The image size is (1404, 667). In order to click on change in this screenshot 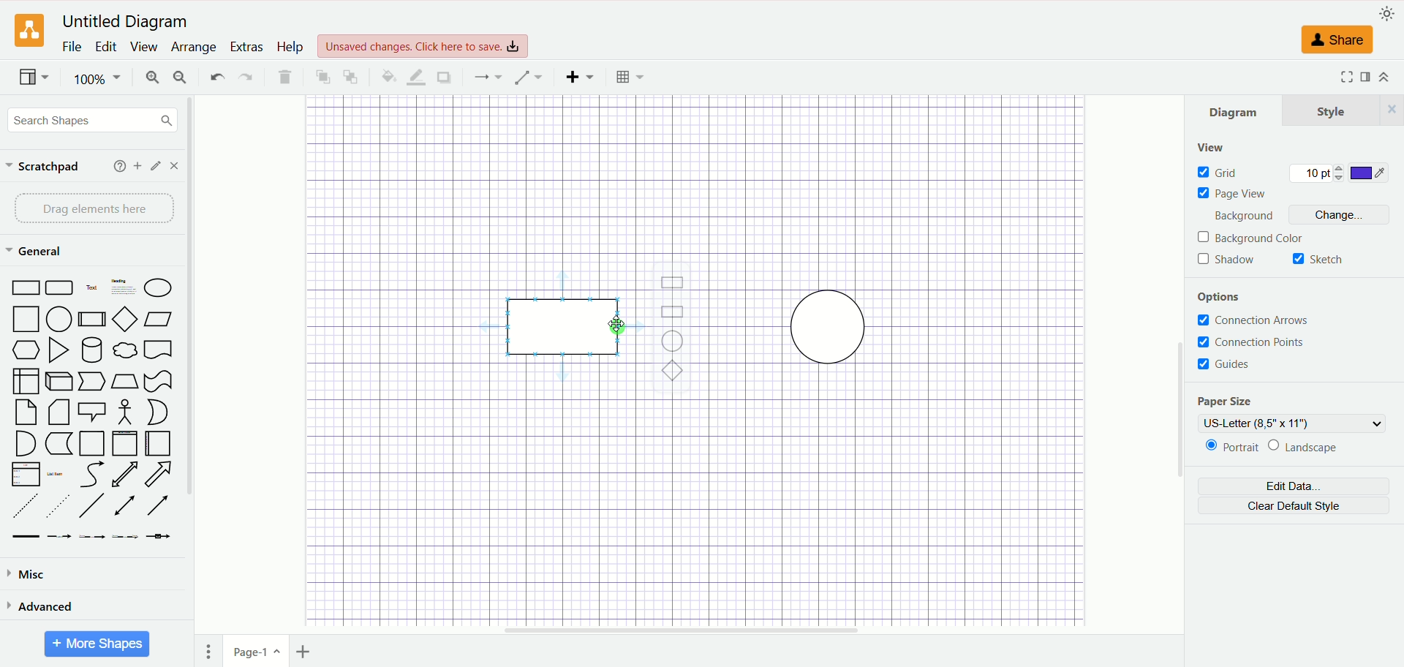, I will do `click(1344, 214)`.